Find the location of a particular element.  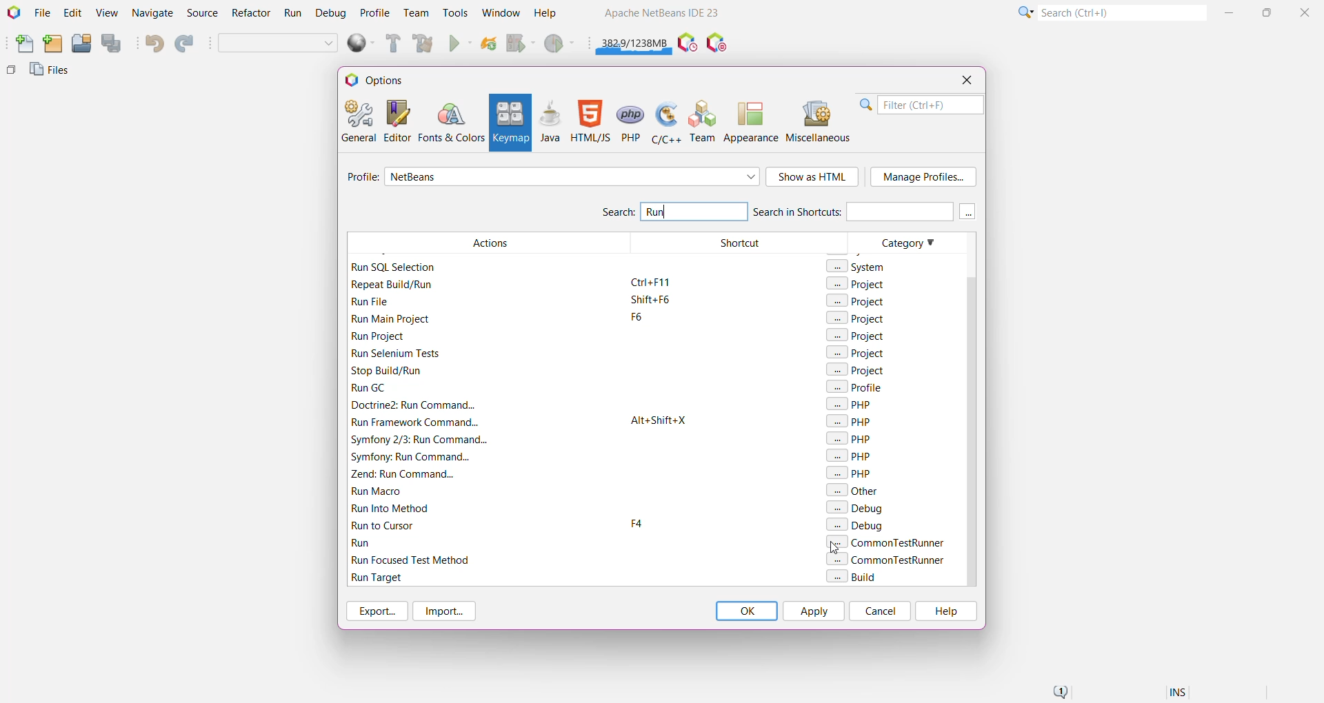

Notifications is located at coordinates (1059, 693).